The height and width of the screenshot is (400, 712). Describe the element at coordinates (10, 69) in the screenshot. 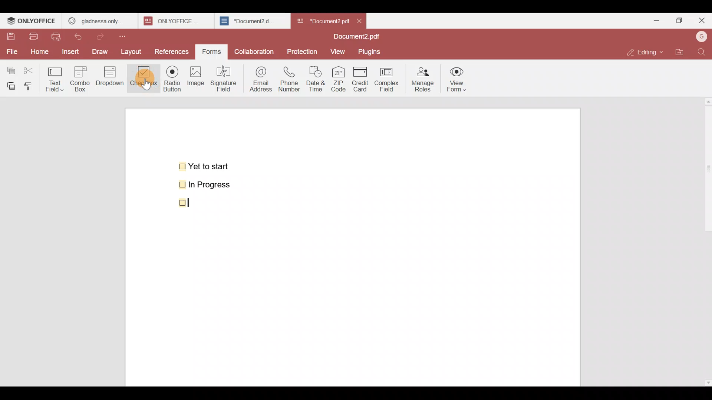

I see `Copy` at that location.